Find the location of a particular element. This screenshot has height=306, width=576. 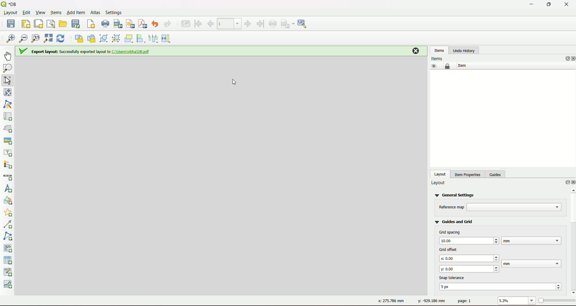

close is located at coordinates (572, 183).